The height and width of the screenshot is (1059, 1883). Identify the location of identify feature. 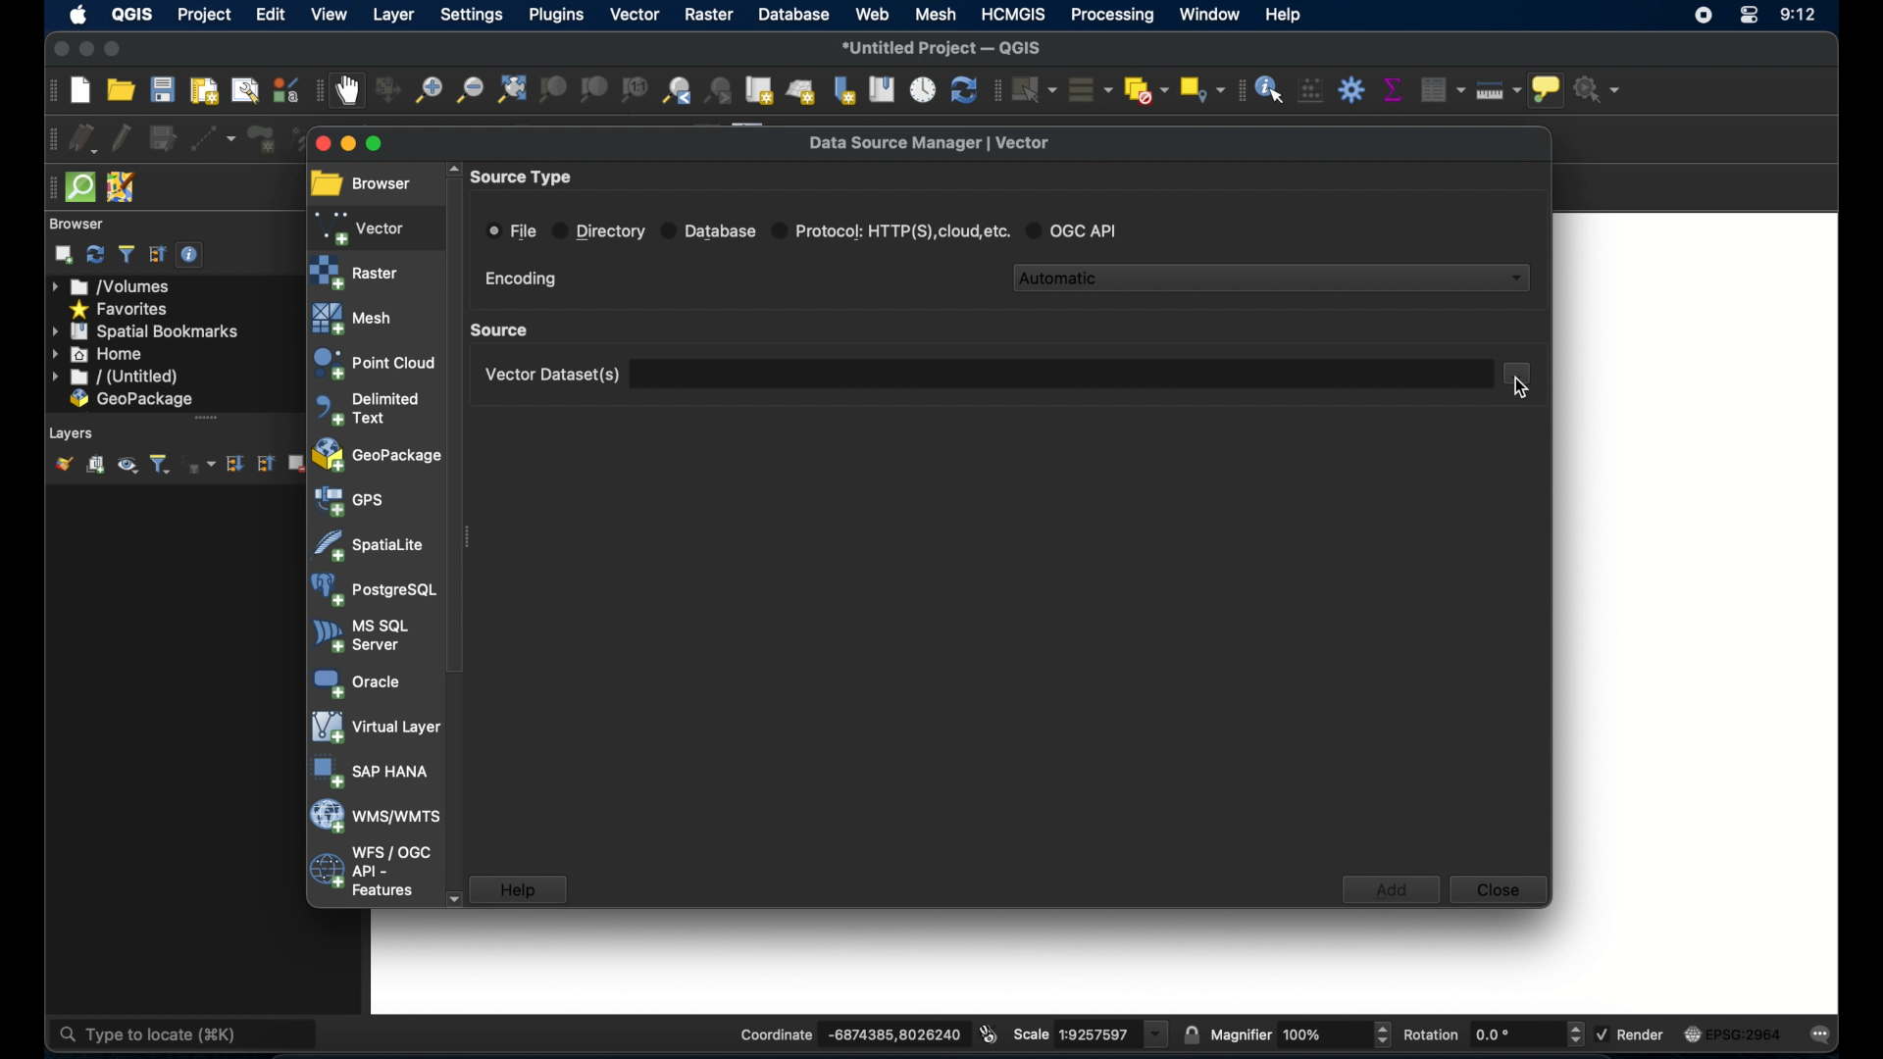
(1269, 89).